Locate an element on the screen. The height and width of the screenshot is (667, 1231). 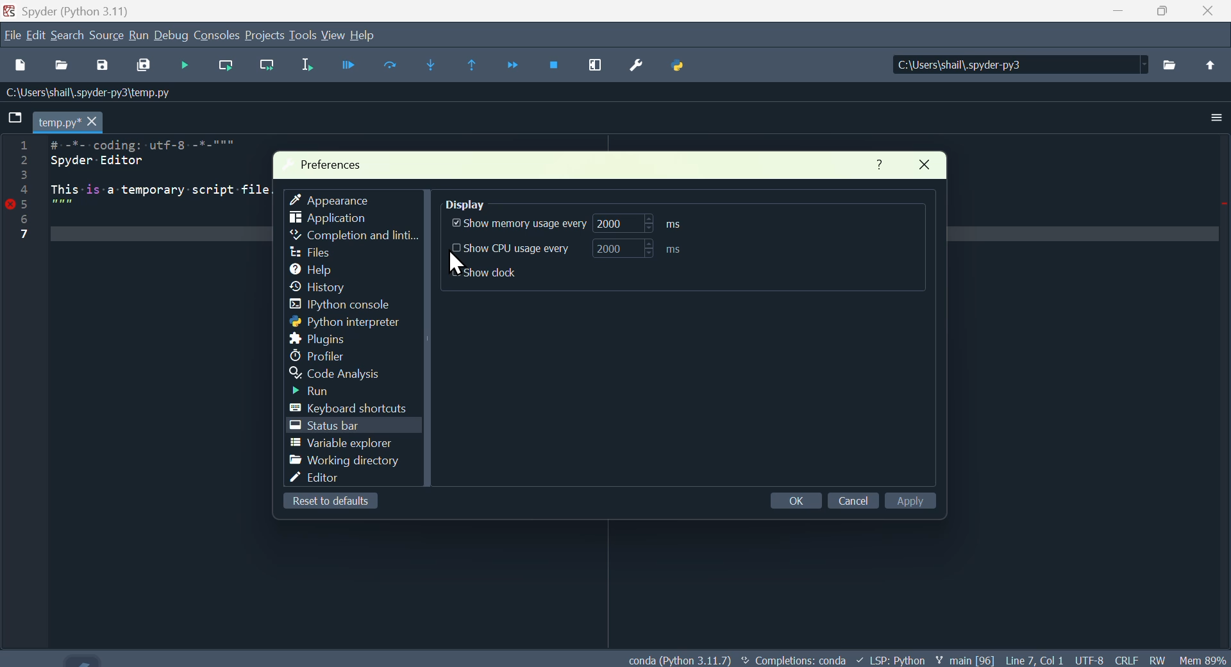
history is located at coordinates (328, 287).